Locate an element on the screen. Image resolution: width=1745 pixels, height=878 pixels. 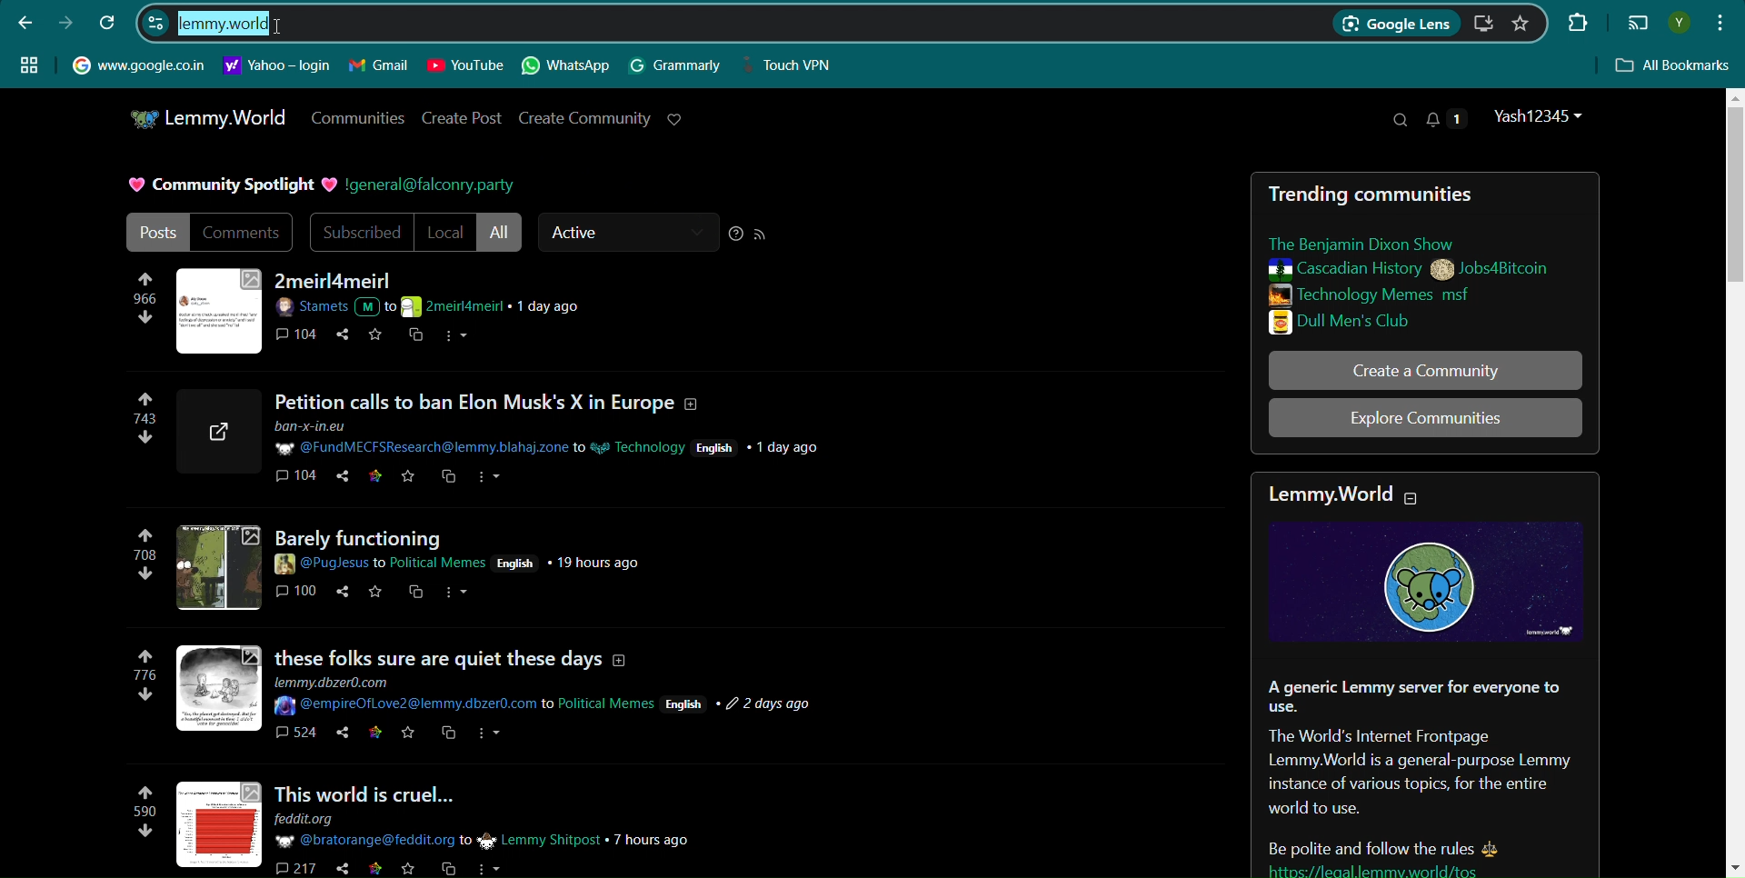
Hyperlink is located at coordinates (430, 185).